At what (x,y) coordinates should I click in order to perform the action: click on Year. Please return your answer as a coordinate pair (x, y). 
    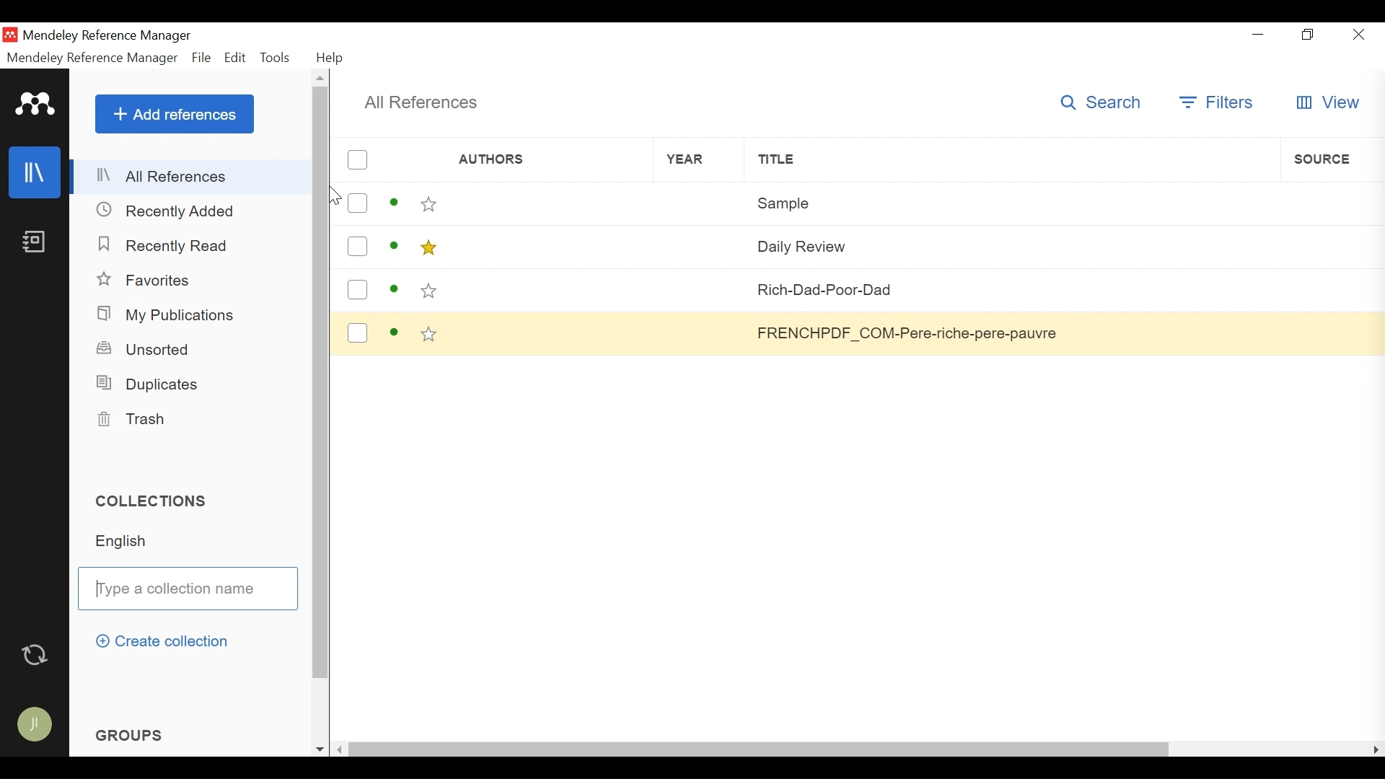
    Looking at the image, I should click on (699, 159).